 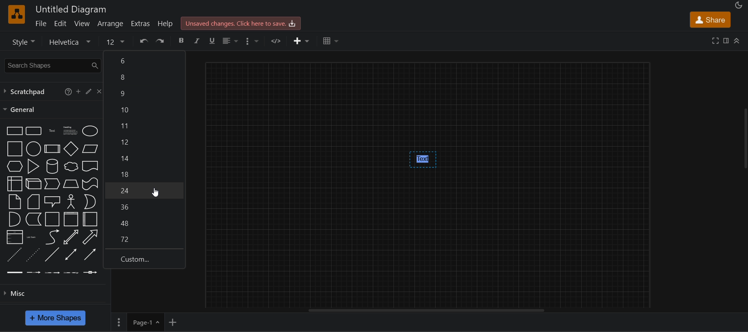 What do you see at coordinates (72, 41) in the screenshot?
I see `font options` at bounding box center [72, 41].